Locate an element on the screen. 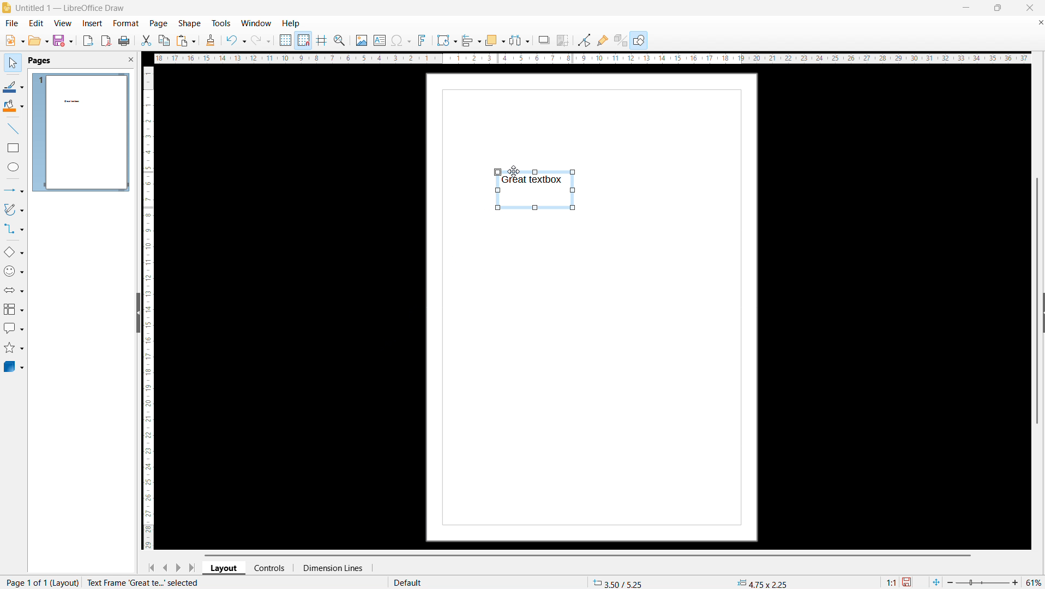  page number is located at coordinates (98, 583).